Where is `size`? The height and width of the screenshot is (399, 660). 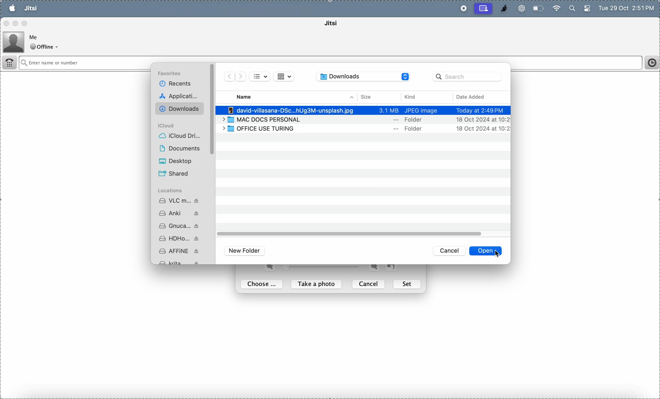 size is located at coordinates (370, 97).